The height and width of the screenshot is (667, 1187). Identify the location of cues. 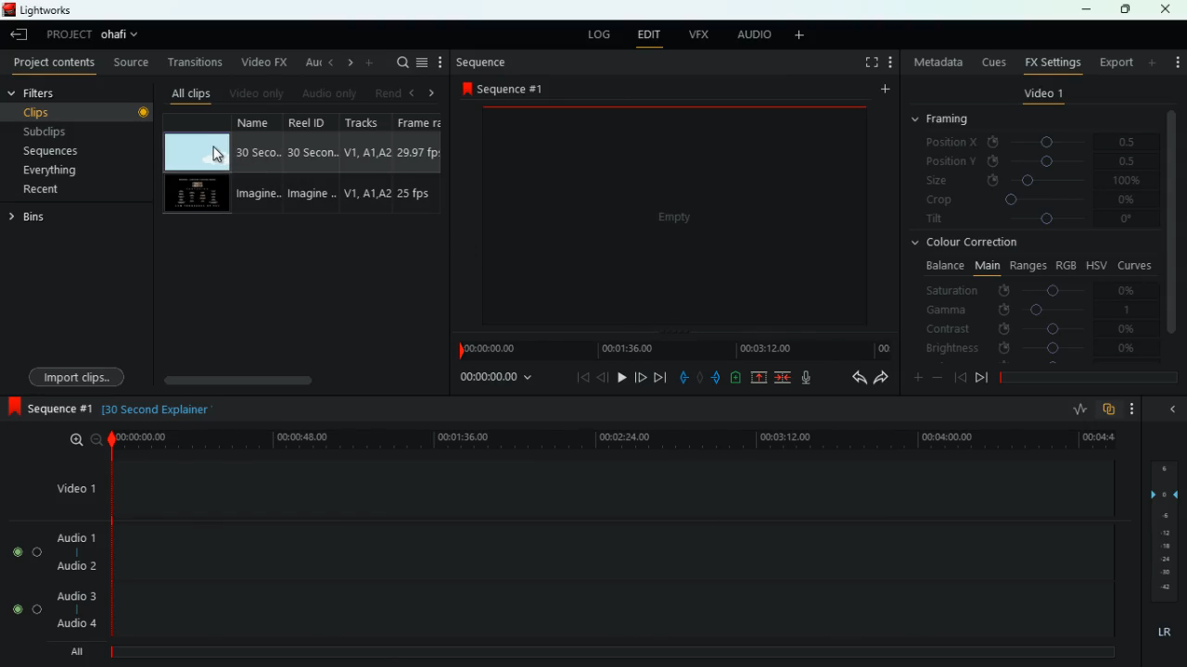
(995, 62).